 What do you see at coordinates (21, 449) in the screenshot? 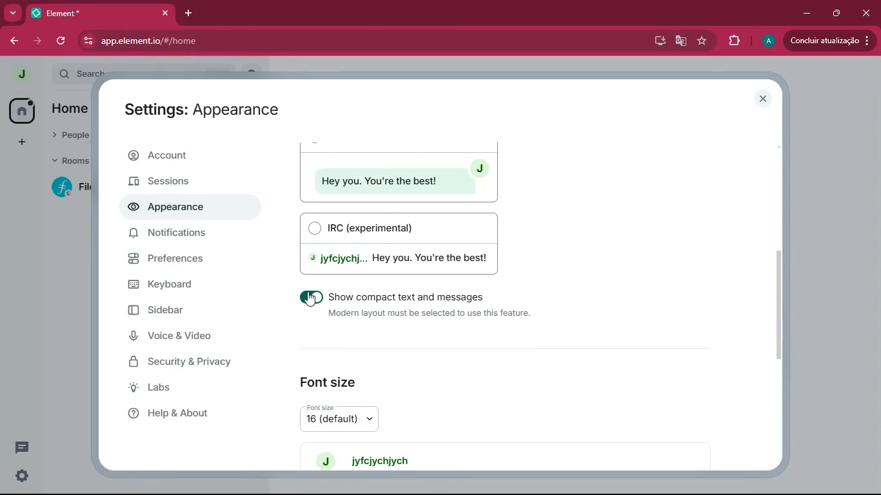
I see `message` at bounding box center [21, 449].